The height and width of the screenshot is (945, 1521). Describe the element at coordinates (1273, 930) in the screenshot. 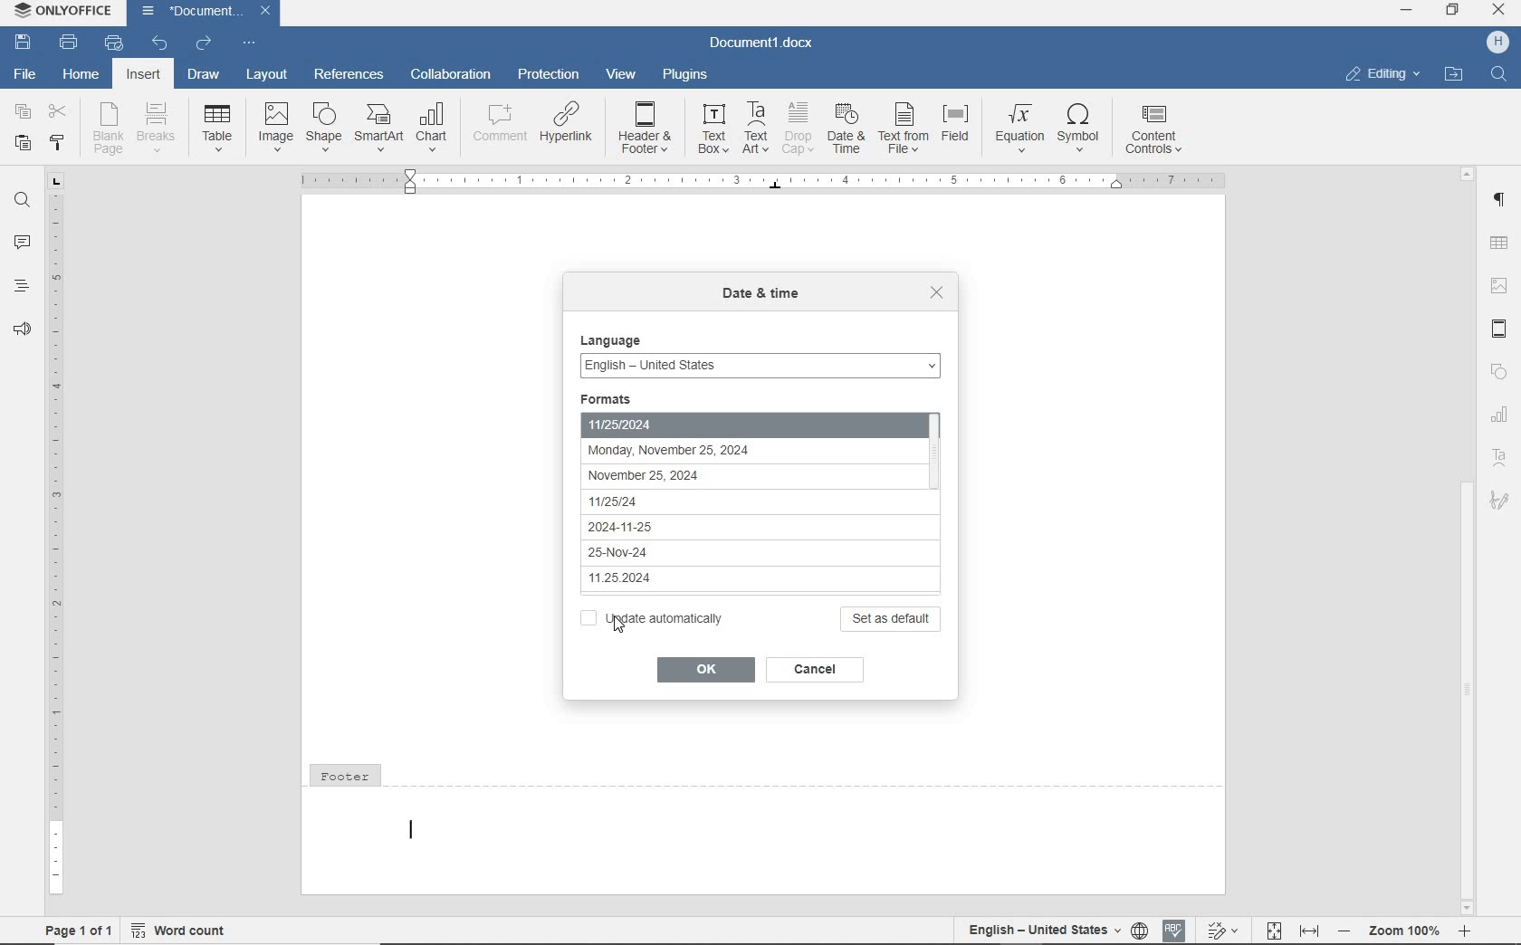

I see `fit to page` at that location.